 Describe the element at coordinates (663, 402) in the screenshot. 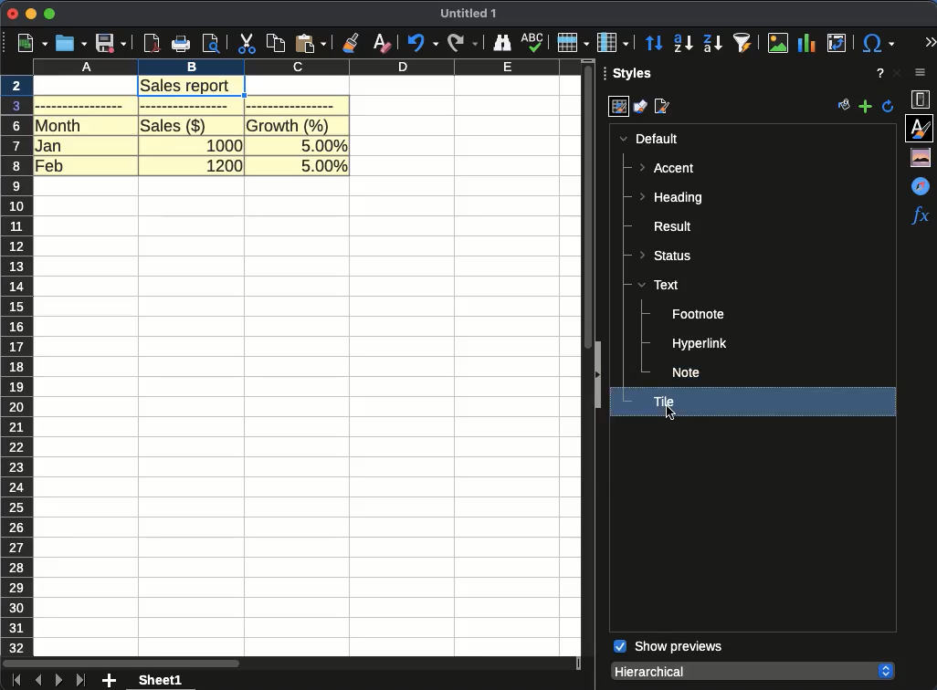

I see `tile` at that location.